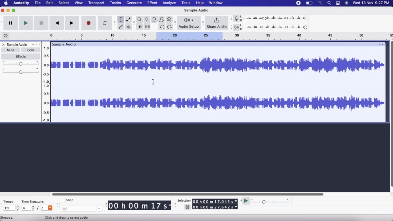 Image resolution: width=393 pixels, height=221 pixels. Describe the element at coordinates (189, 23) in the screenshot. I see `Audio Setup` at that location.